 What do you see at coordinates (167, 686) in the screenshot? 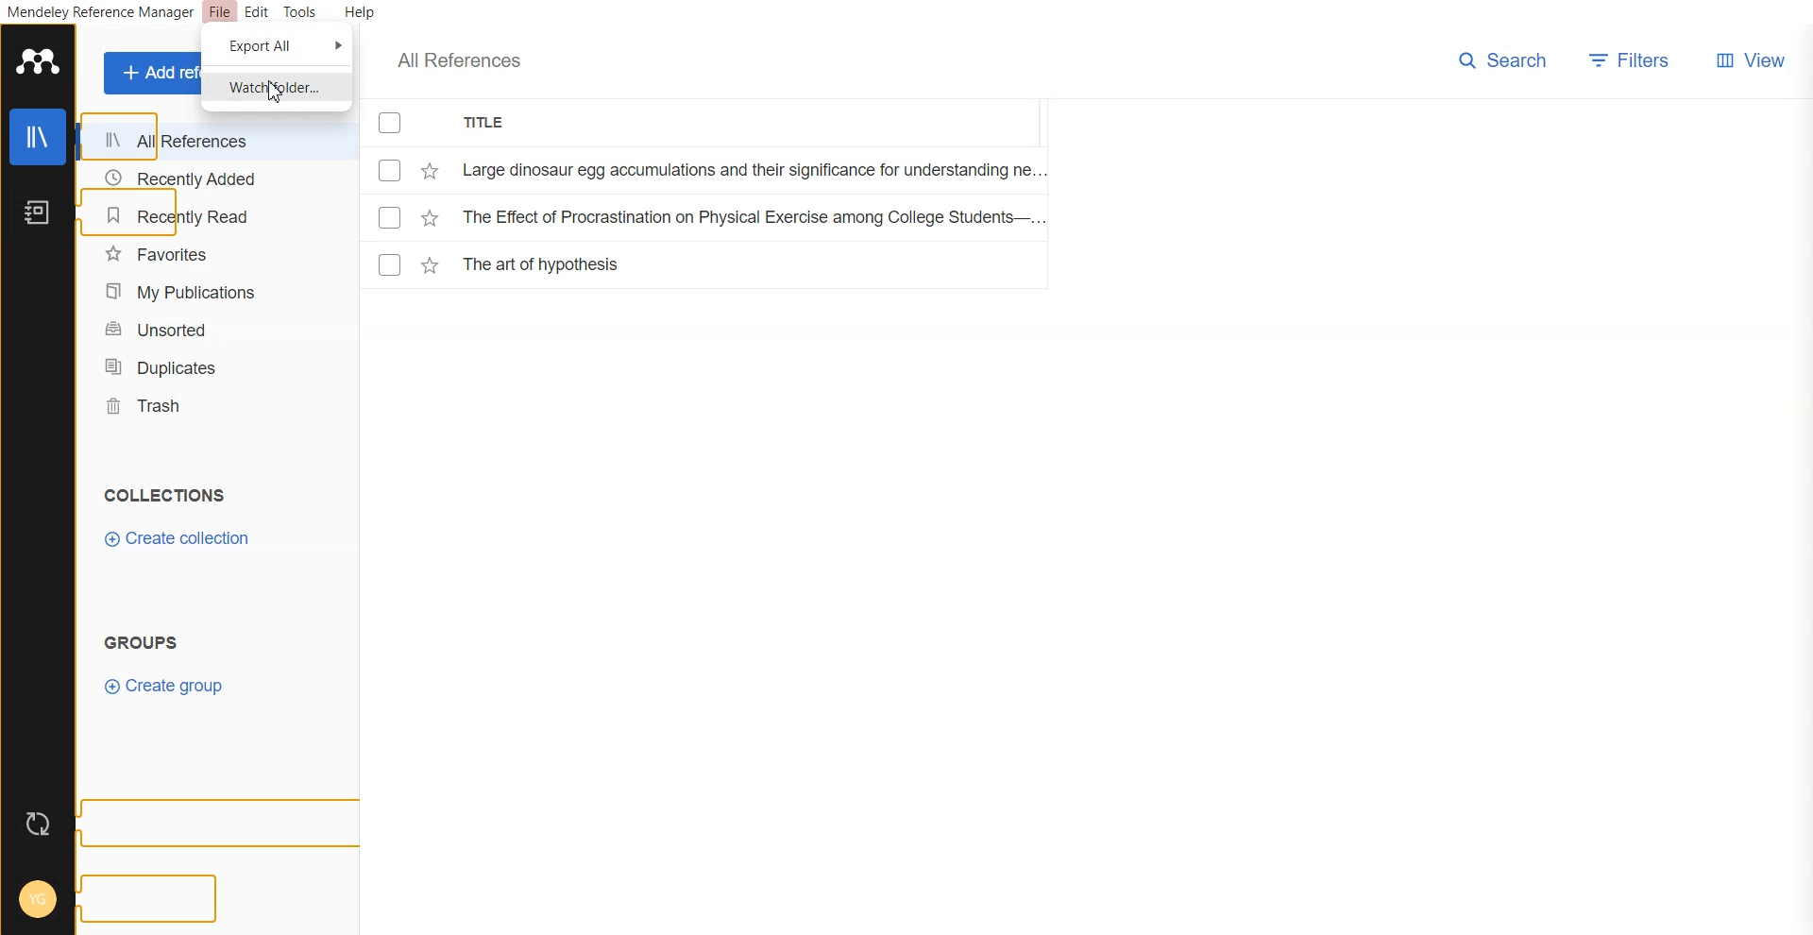
I see `Create group` at bounding box center [167, 686].